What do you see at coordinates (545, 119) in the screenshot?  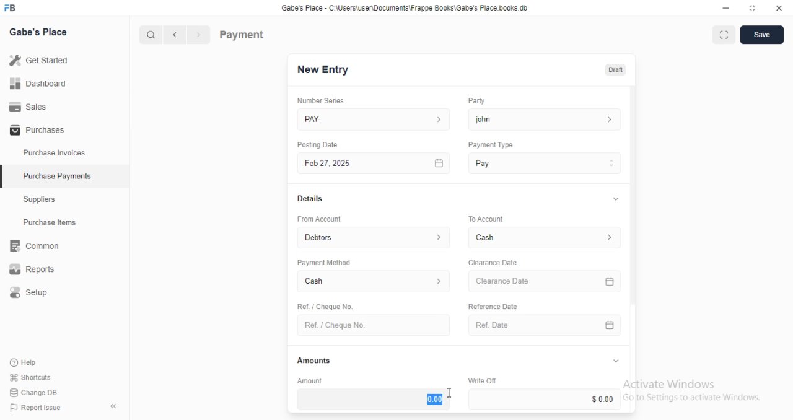 I see `john` at bounding box center [545, 119].